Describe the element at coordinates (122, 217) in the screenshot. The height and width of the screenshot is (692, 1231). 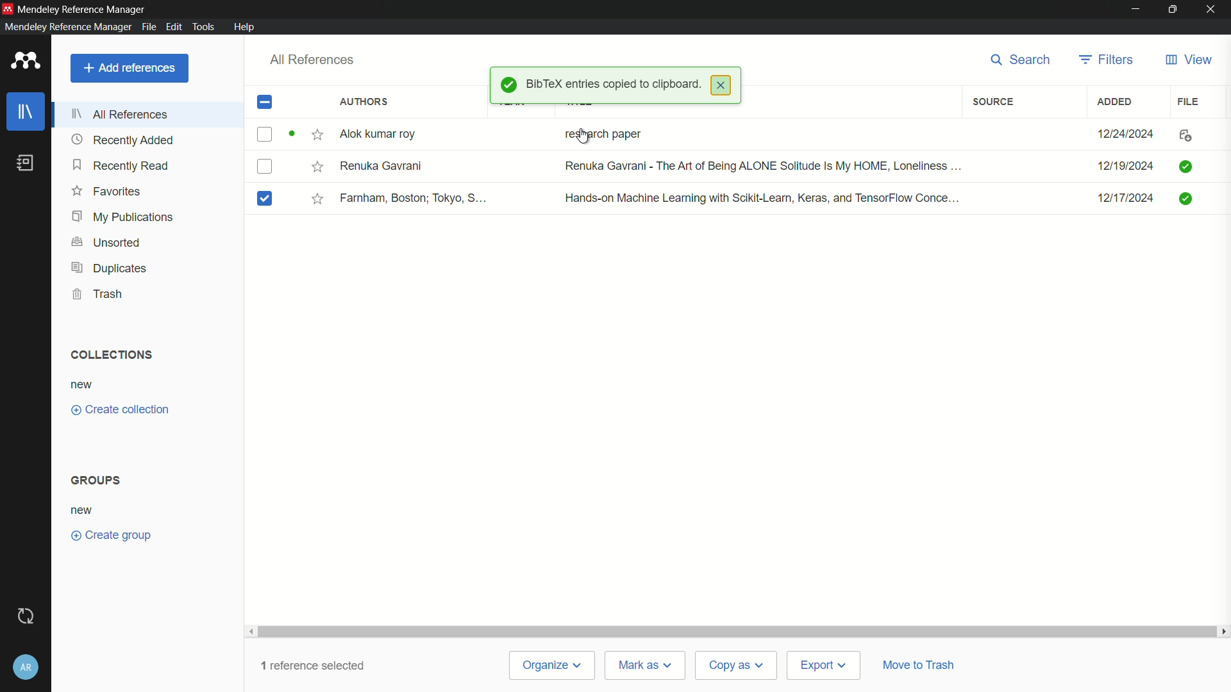
I see `my publications` at that location.